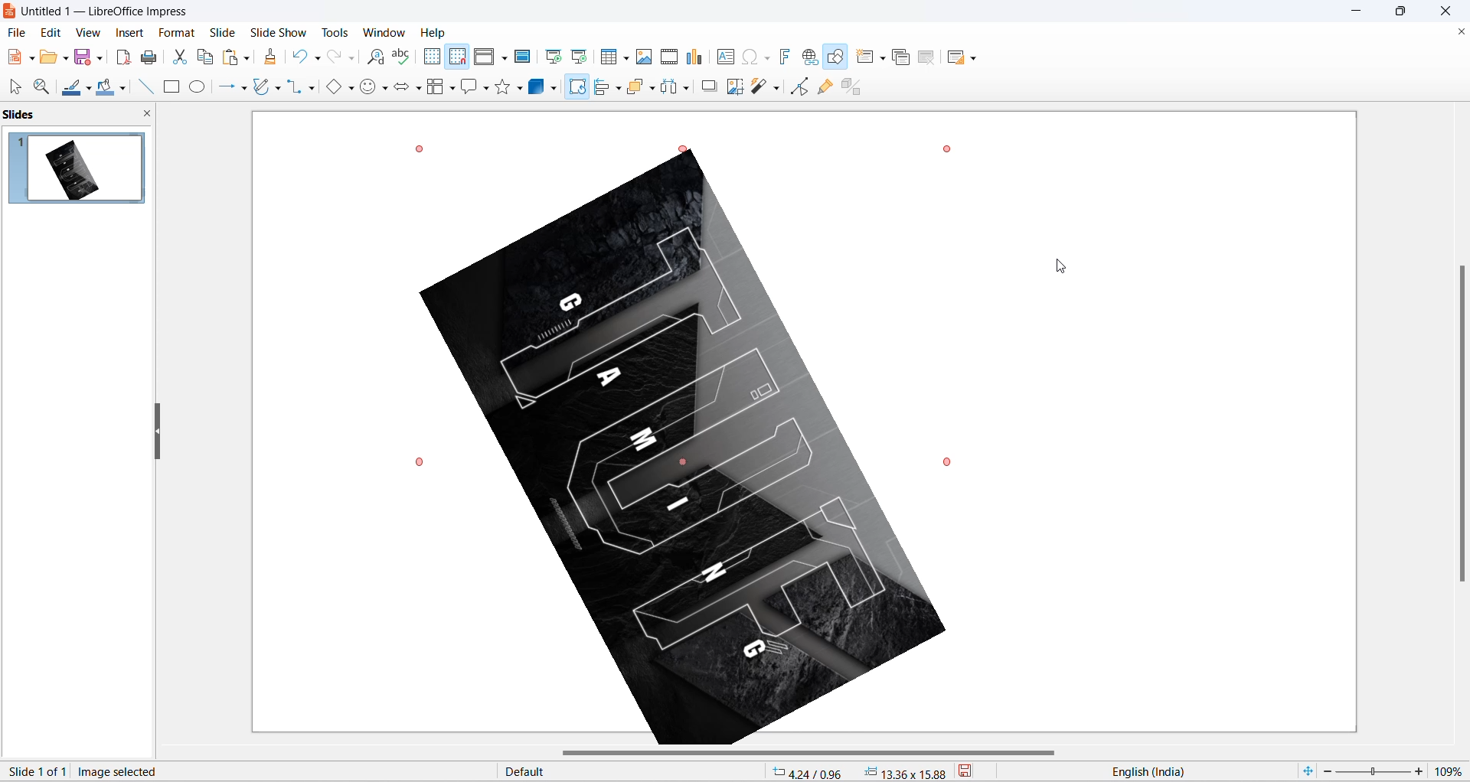 Image resolution: width=1470 pixels, height=782 pixels. What do you see at coordinates (369, 90) in the screenshot?
I see `symbol shapes` at bounding box center [369, 90].